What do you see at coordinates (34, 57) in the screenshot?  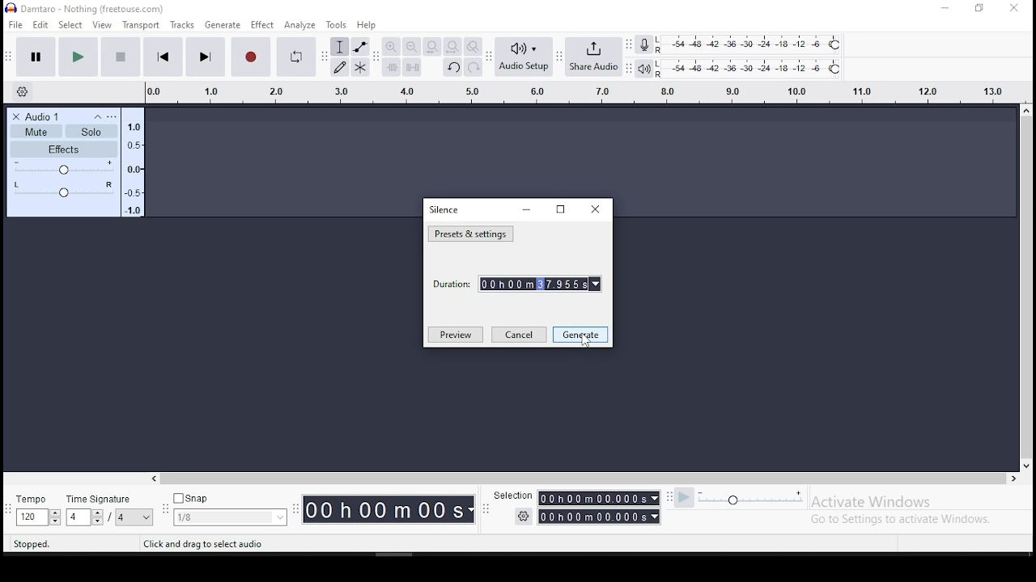 I see `pause` at bounding box center [34, 57].